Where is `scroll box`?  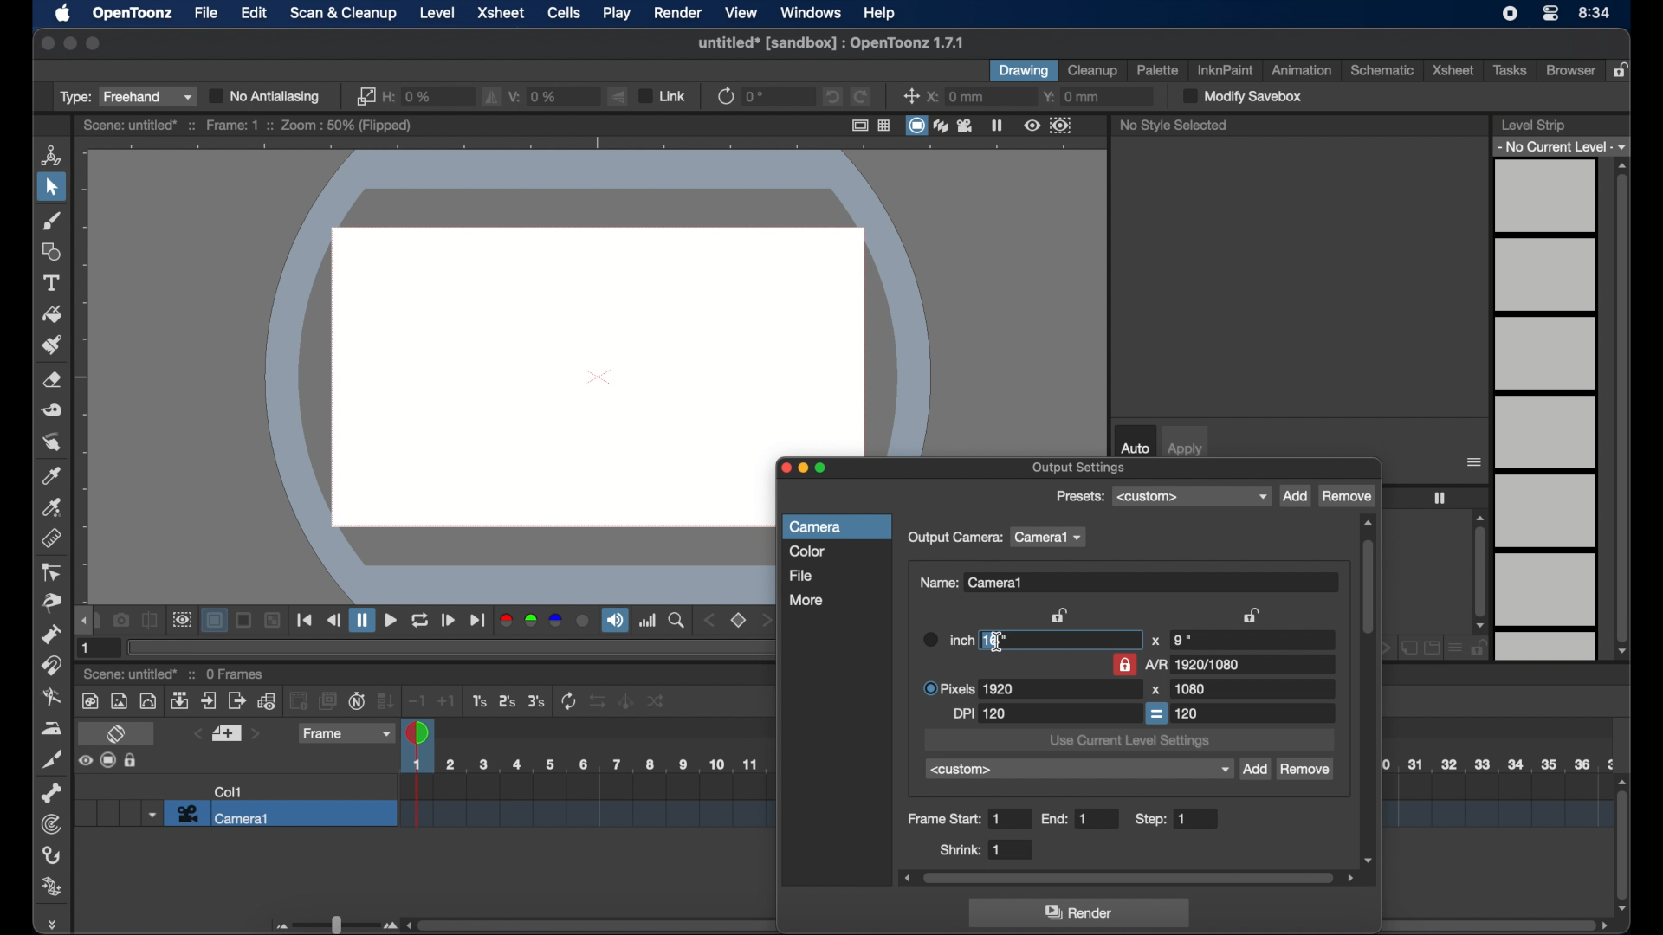 scroll box is located at coordinates (1623, 843).